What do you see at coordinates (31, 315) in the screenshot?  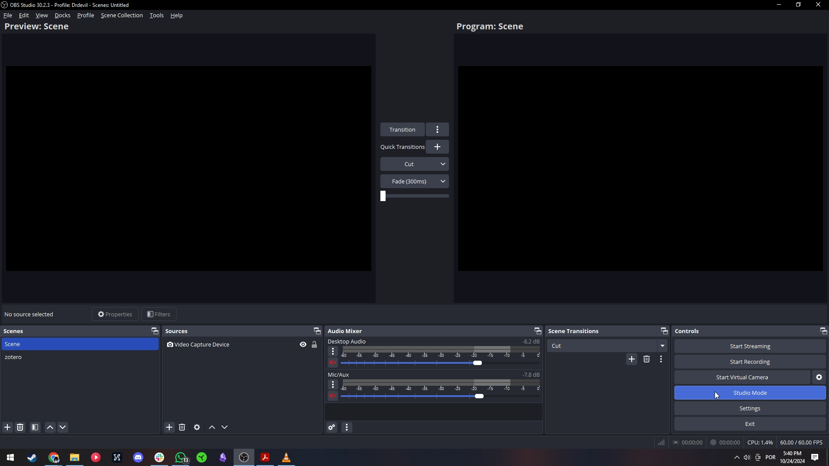 I see `Selected source` at bounding box center [31, 315].